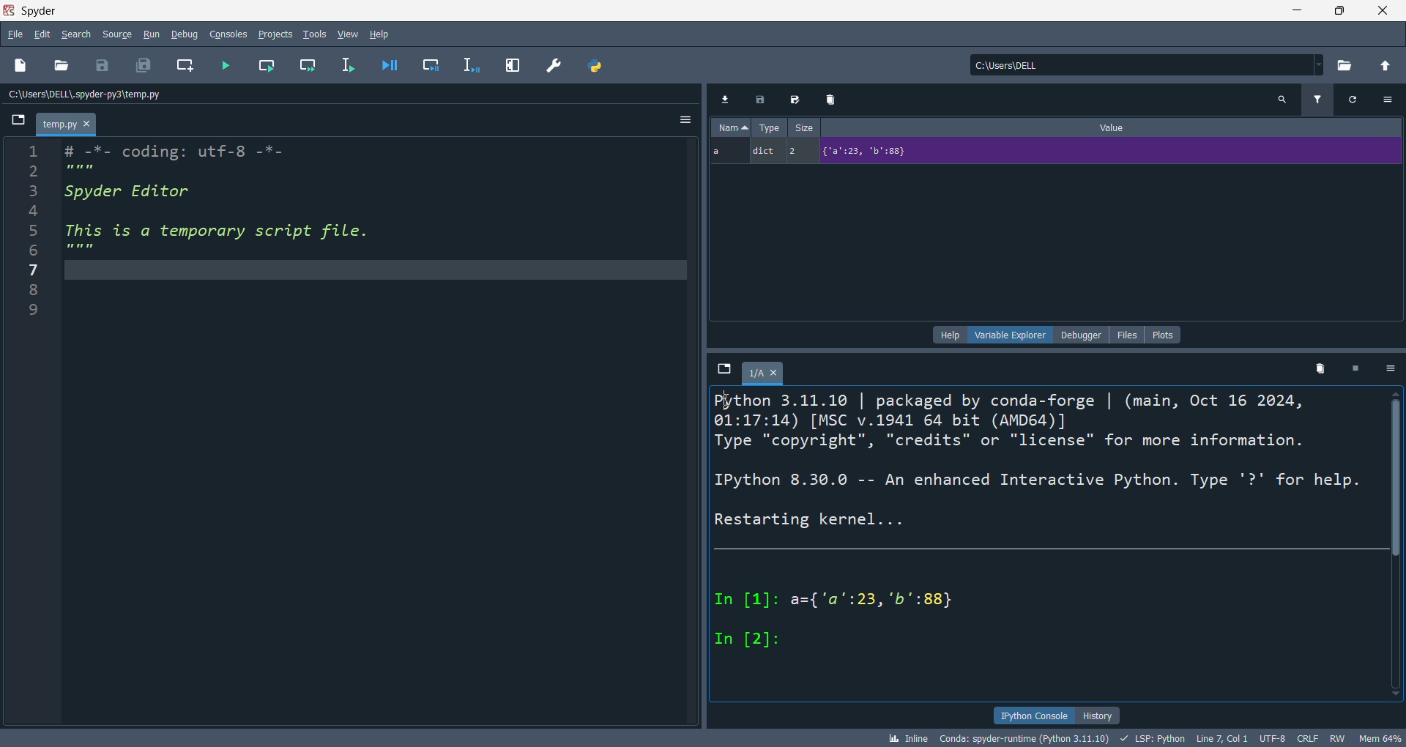  Describe the element at coordinates (724, 99) in the screenshot. I see `import data` at that location.